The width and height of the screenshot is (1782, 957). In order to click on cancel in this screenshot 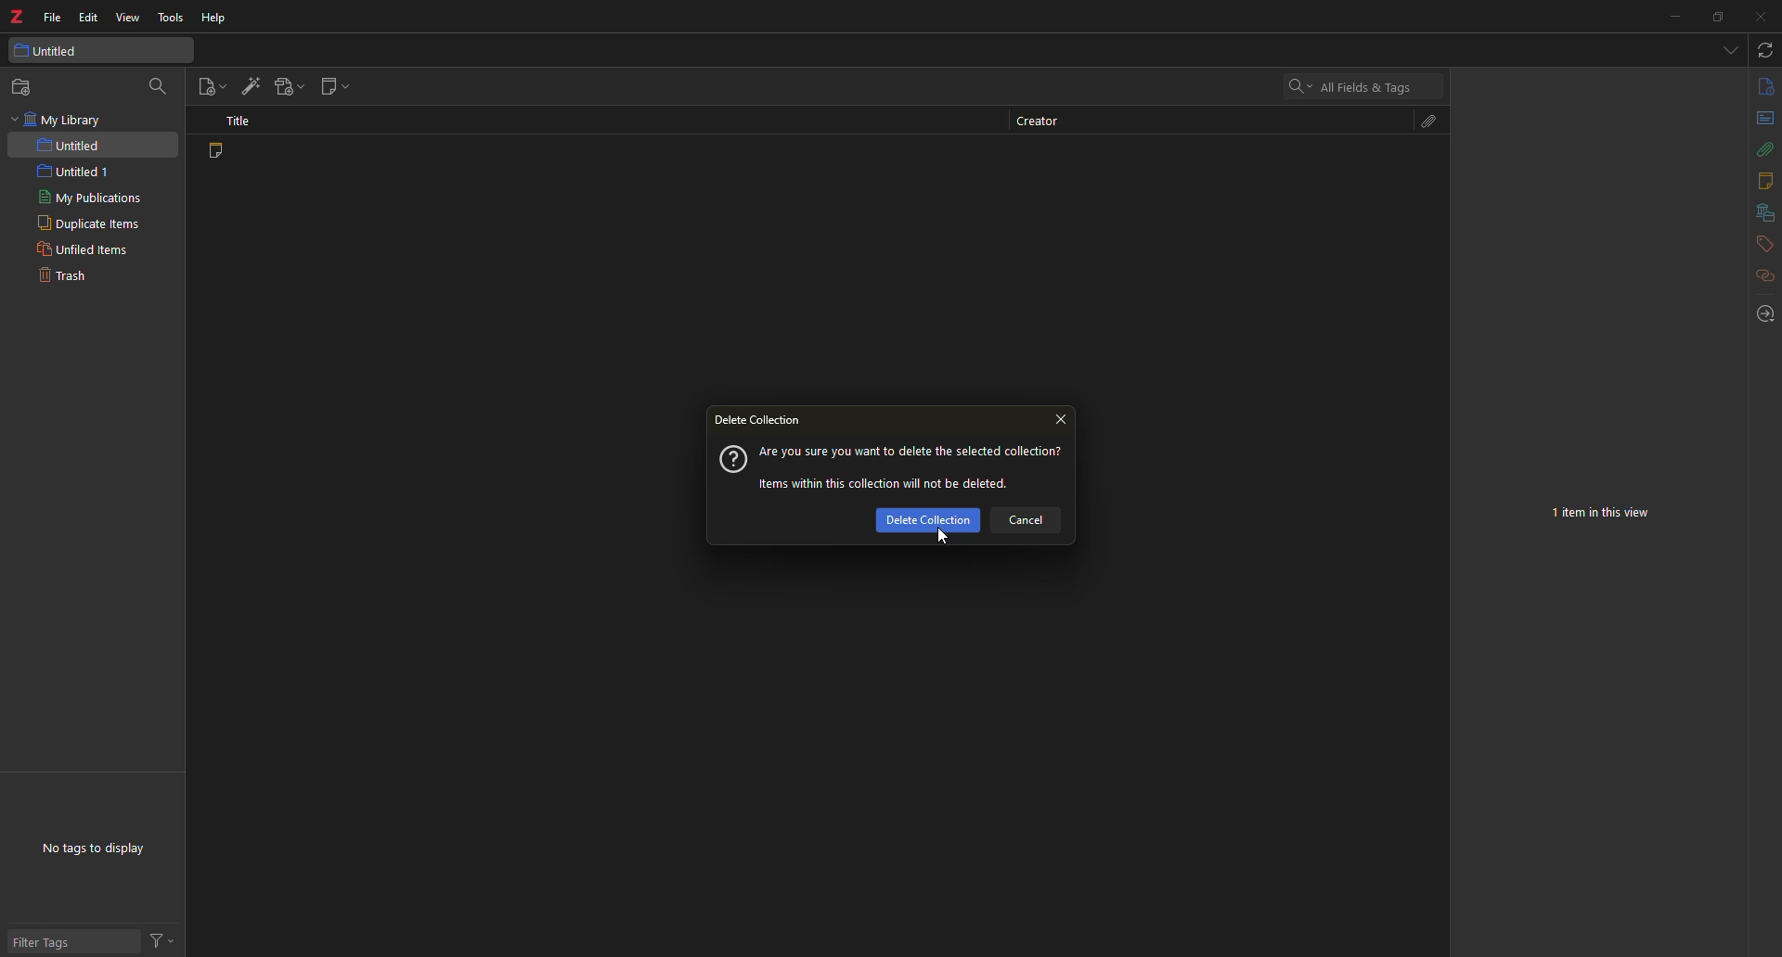, I will do `click(1033, 520)`.